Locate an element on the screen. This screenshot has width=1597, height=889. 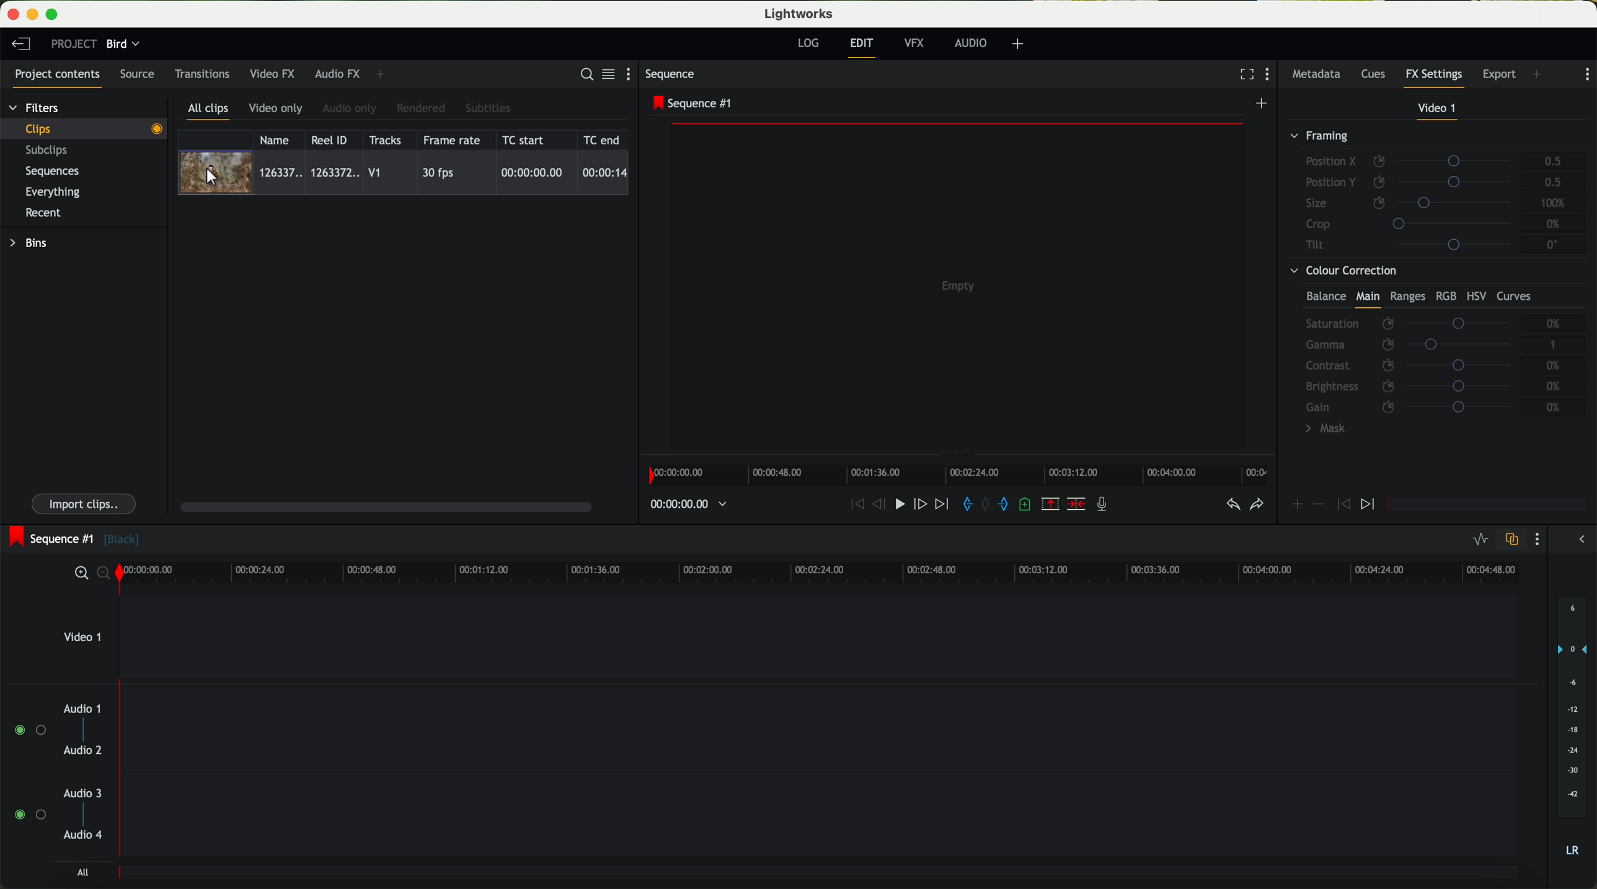
close program is located at coordinates (13, 14).